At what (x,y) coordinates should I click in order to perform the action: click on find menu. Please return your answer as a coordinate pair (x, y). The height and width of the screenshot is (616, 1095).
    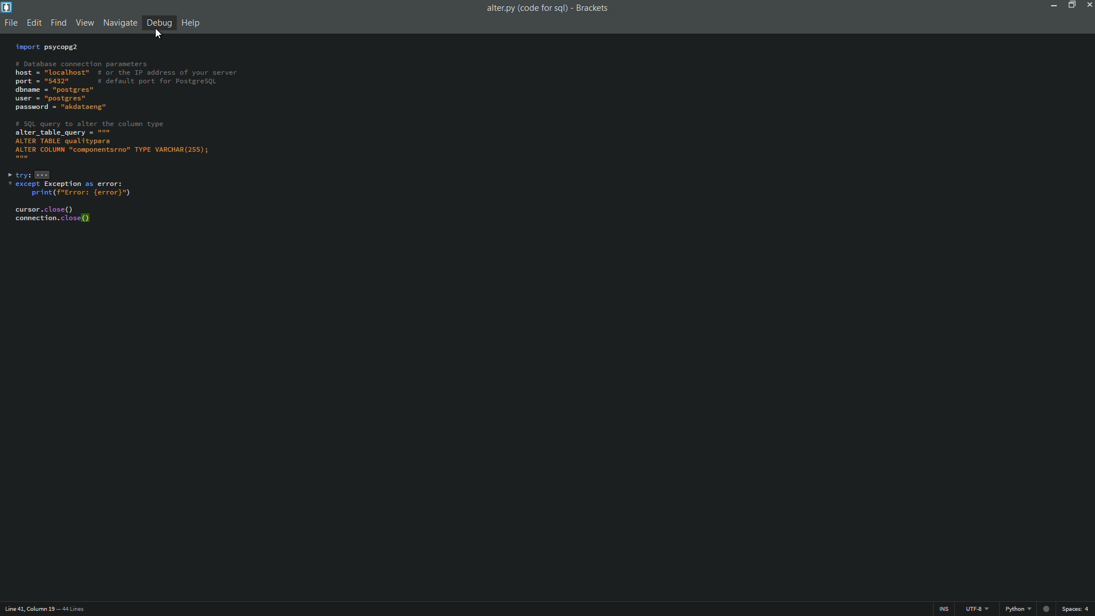
    Looking at the image, I should click on (59, 23).